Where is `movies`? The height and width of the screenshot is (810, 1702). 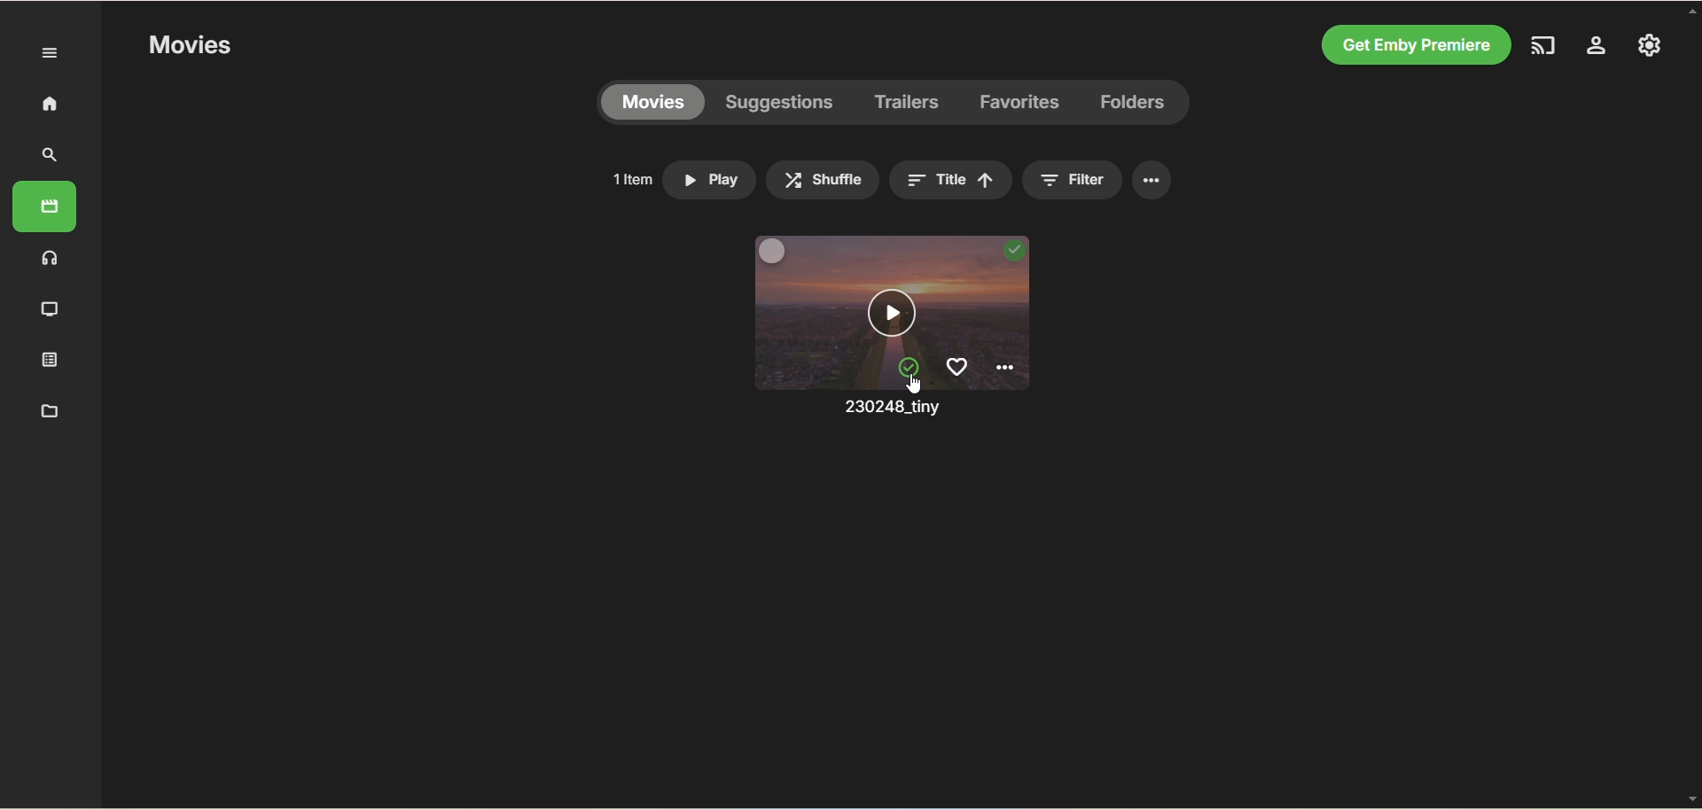 movies is located at coordinates (651, 104).